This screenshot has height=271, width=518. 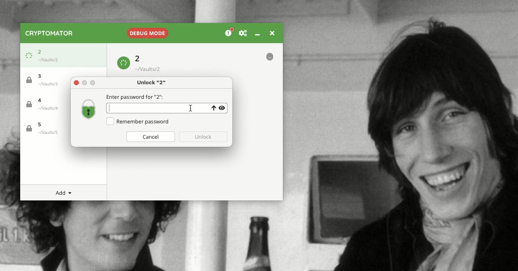 I want to click on Vault 2, so click(x=152, y=63).